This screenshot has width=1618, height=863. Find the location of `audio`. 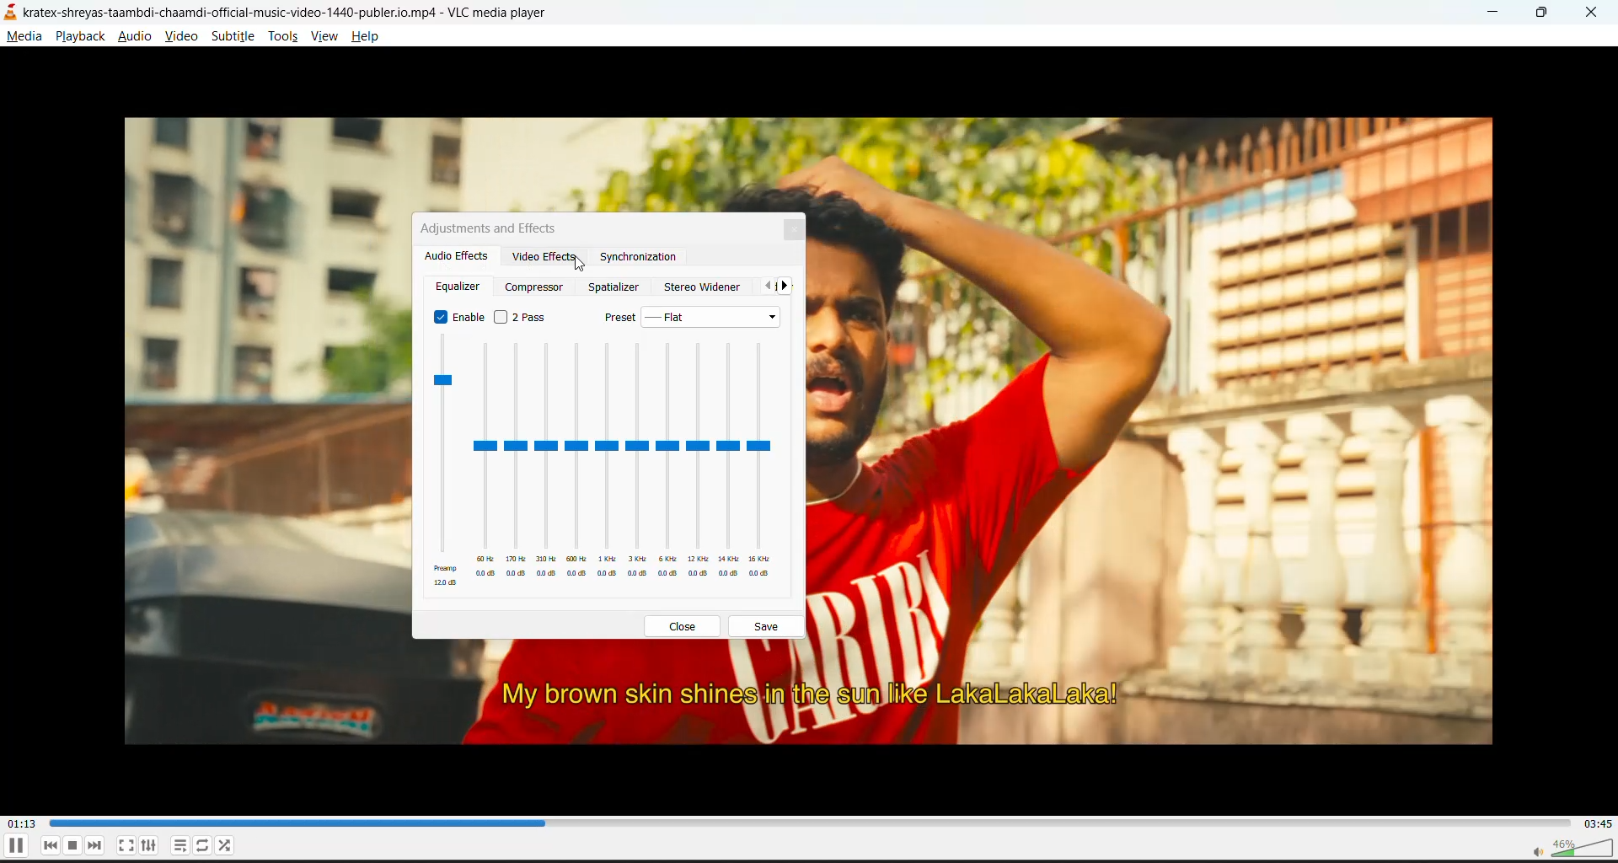

audio is located at coordinates (139, 38).